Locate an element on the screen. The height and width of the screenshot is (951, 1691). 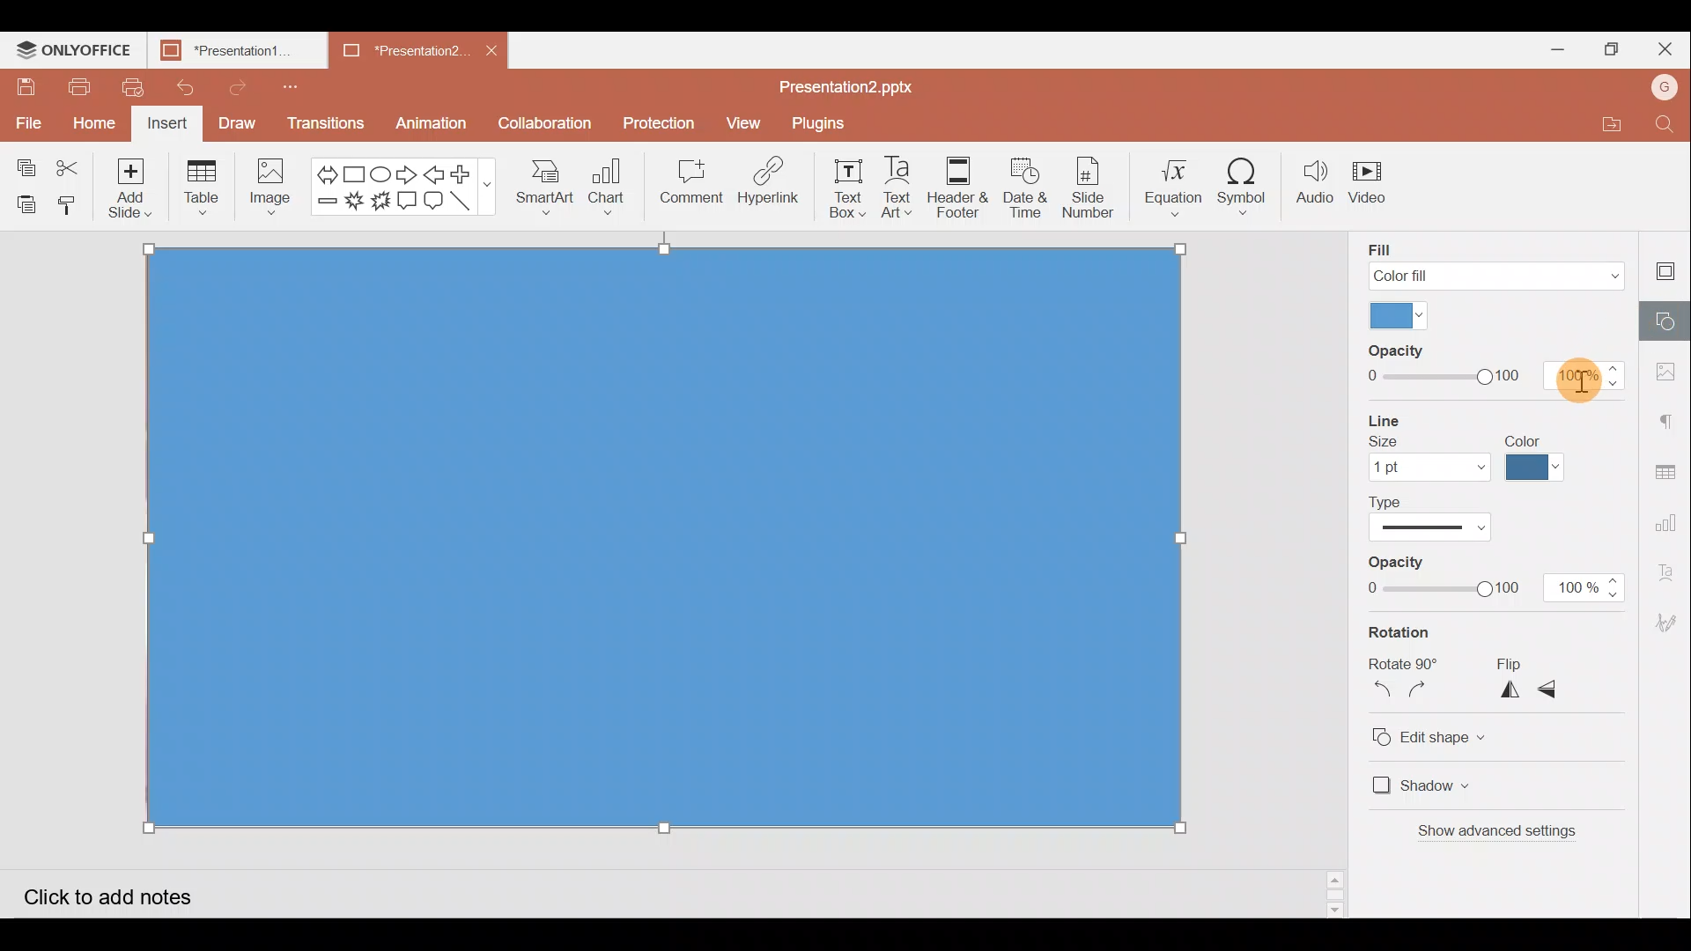
Line color is located at coordinates (1543, 456).